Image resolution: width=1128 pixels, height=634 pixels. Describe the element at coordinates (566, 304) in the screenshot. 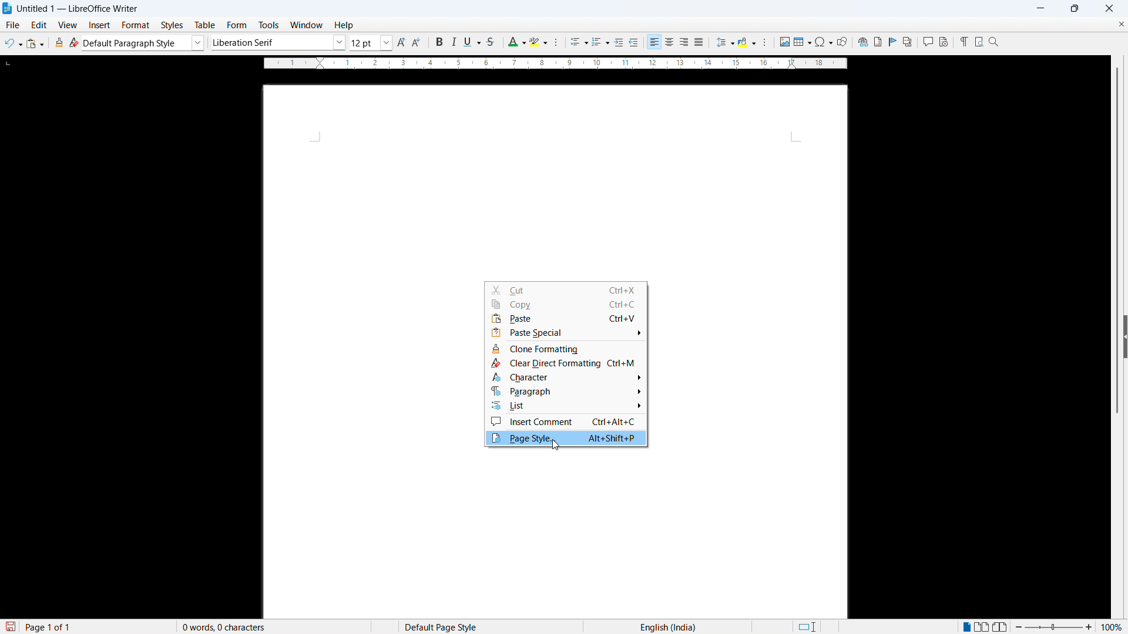

I see `copy ` at that location.